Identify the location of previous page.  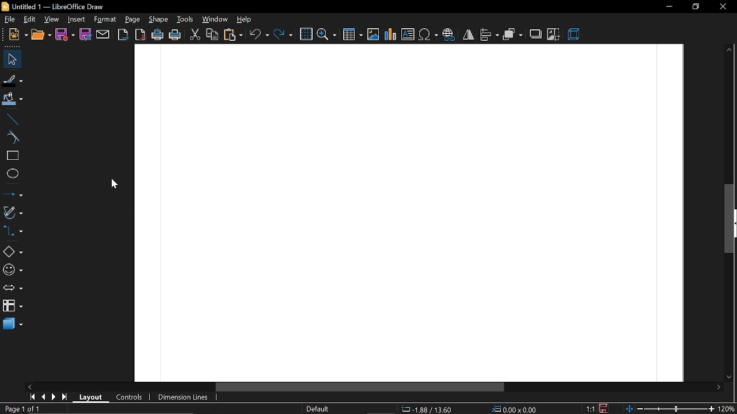
(43, 397).